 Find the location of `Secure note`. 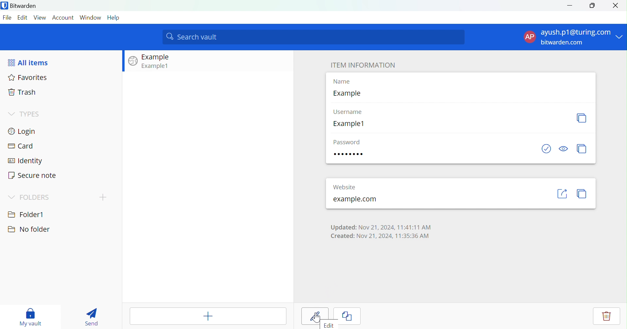

Secure note is located at coordinates (32, 176).